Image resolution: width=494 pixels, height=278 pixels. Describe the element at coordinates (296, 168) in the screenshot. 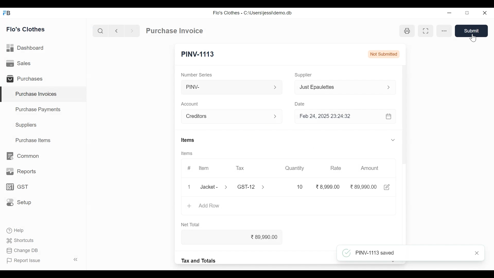

I see `Quantity` at that location.